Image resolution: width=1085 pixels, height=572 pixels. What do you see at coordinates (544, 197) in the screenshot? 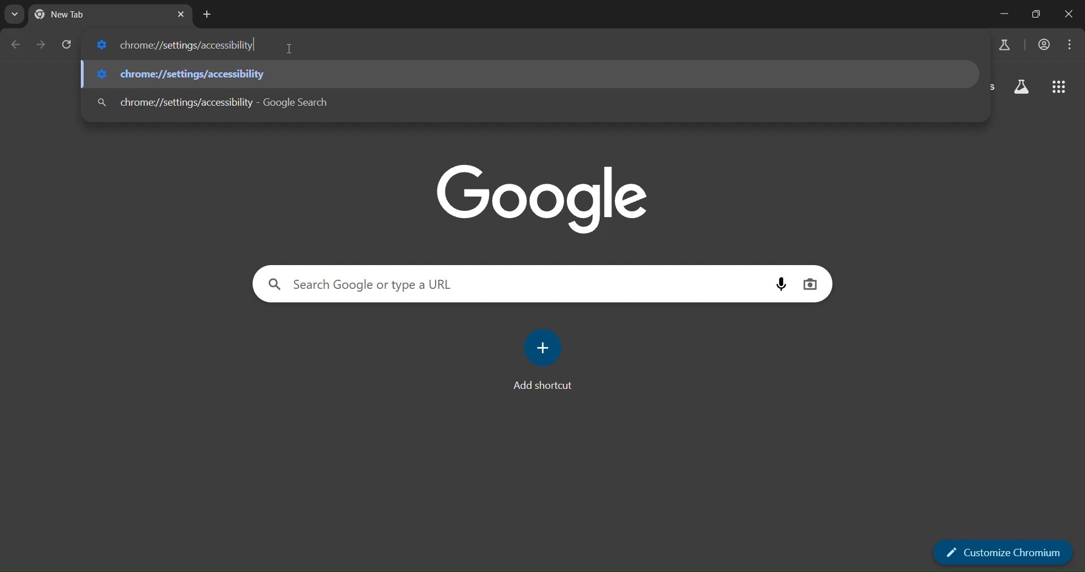
I see `Google` at bounding box center [544, 197].